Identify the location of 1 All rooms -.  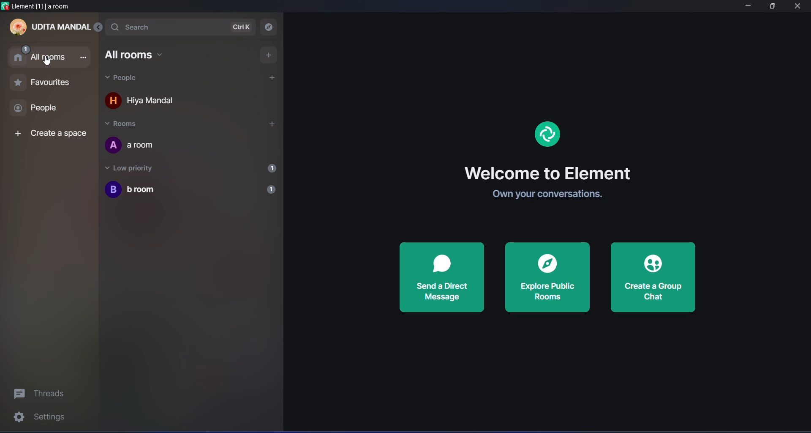
(49, 55).